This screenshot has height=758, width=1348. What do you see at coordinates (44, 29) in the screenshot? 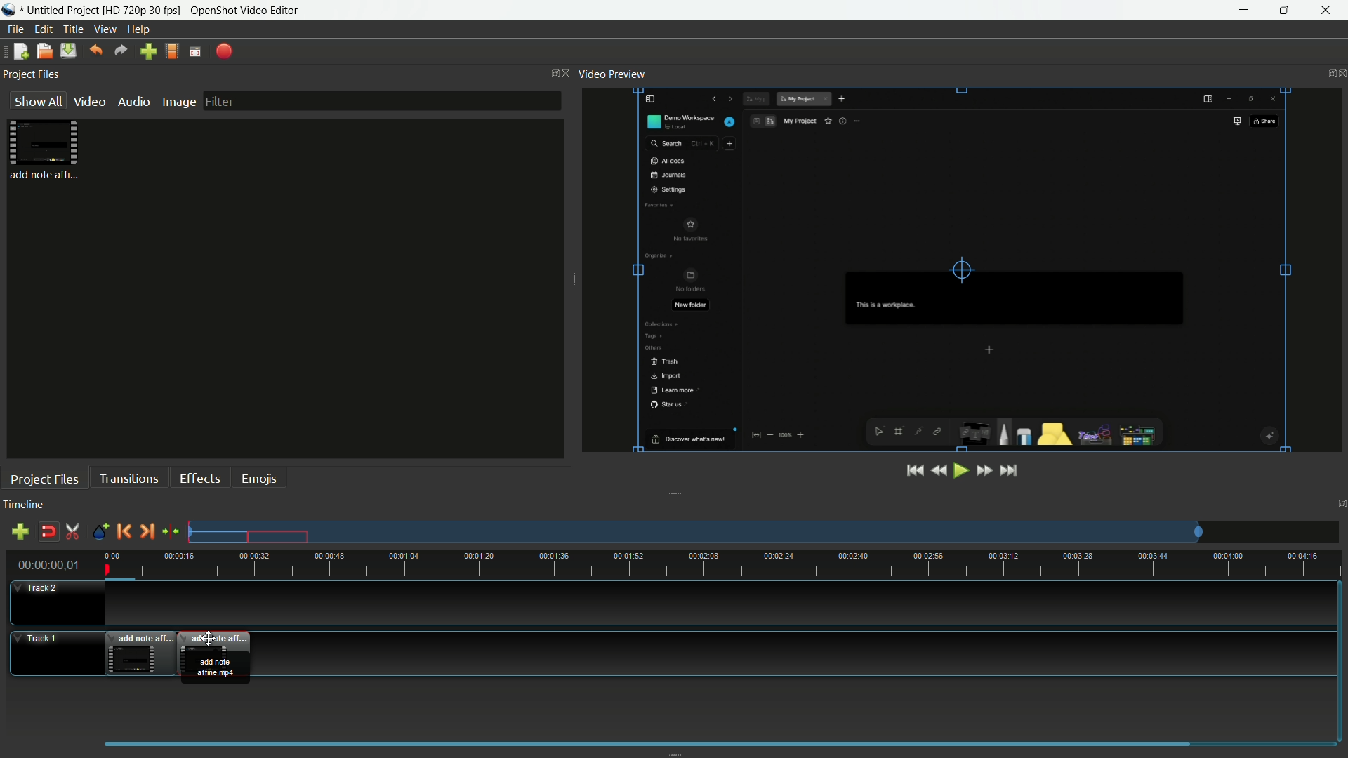
I see `edit menu` at bounding box center [44, 29].